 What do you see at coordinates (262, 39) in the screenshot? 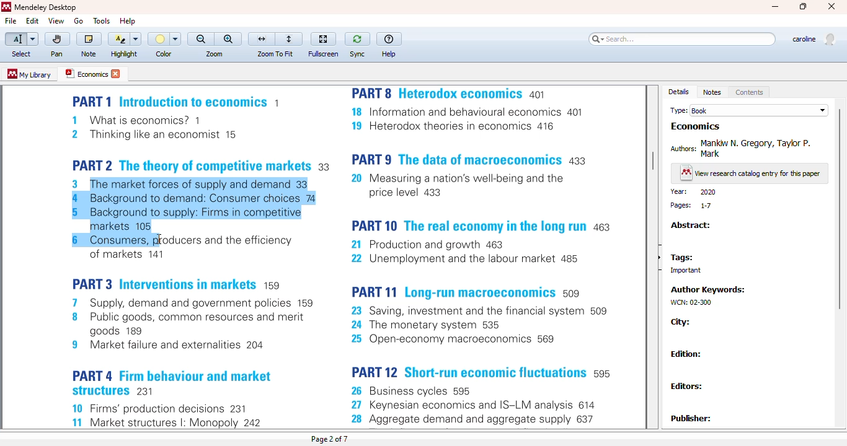
I see `fit to width` at bounding box center [262, 39].